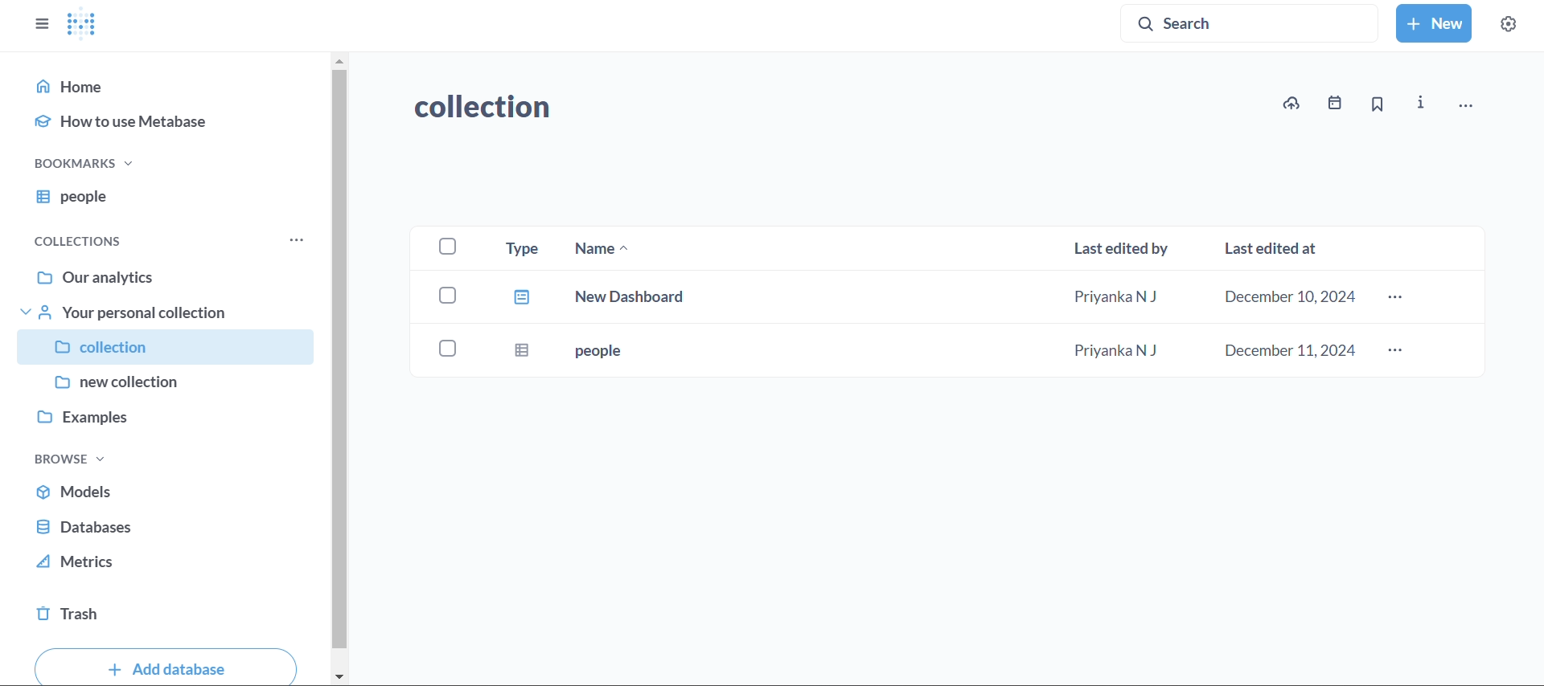  What do you see at coordinates (159, 385) in the screenshot?
I see `new collection ` at bounding box center [159, 385].